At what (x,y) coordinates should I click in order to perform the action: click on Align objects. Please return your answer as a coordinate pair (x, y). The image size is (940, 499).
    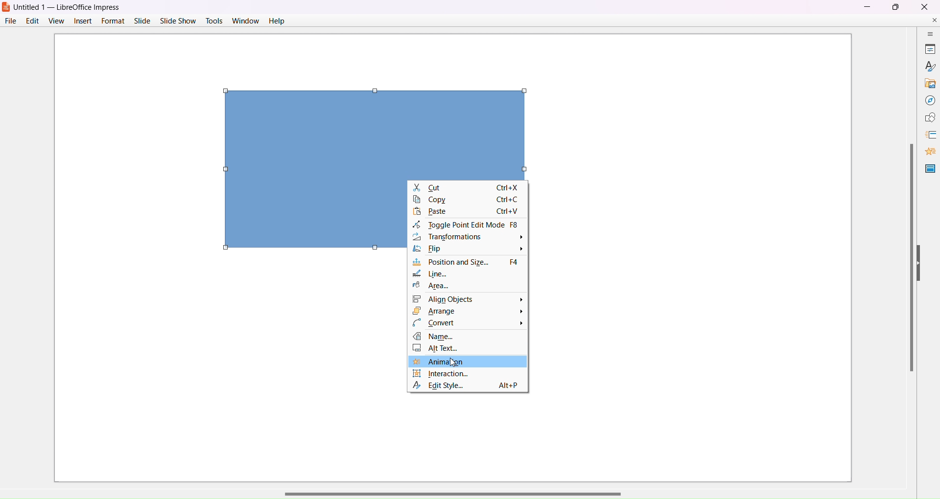
    Looking at the image, I should click on (470, 299).